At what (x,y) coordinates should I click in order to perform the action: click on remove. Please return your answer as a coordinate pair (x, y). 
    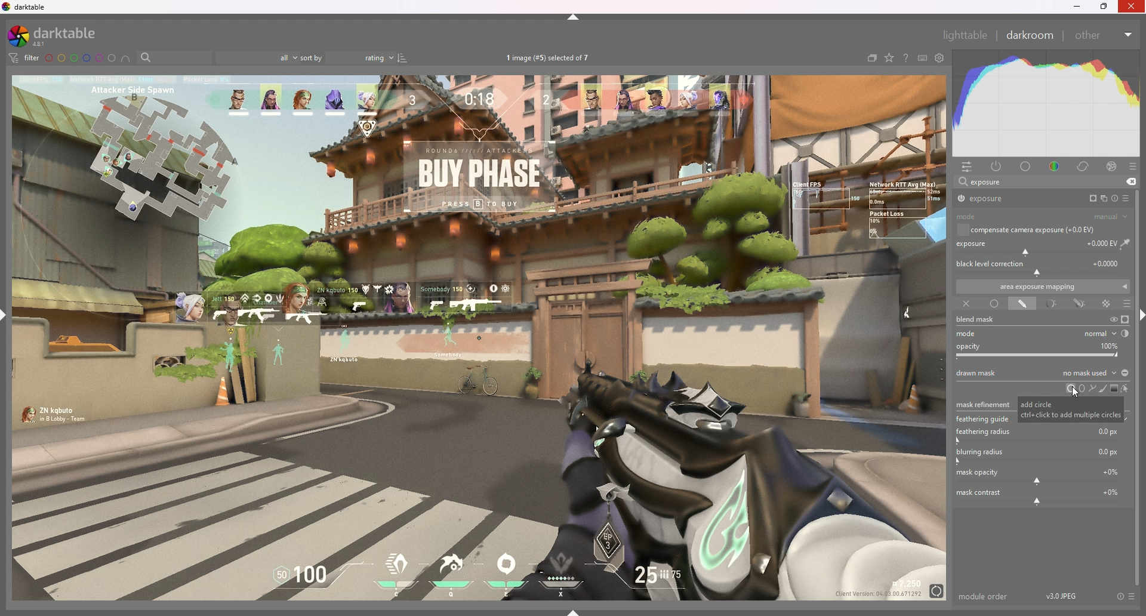
    Looking at the image, I should click on (1130, 182).